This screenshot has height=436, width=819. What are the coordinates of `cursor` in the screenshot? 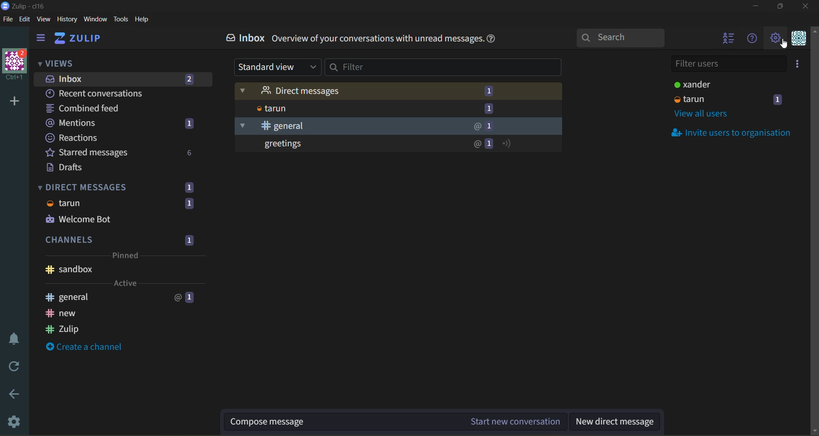 It's located at (787, 44).